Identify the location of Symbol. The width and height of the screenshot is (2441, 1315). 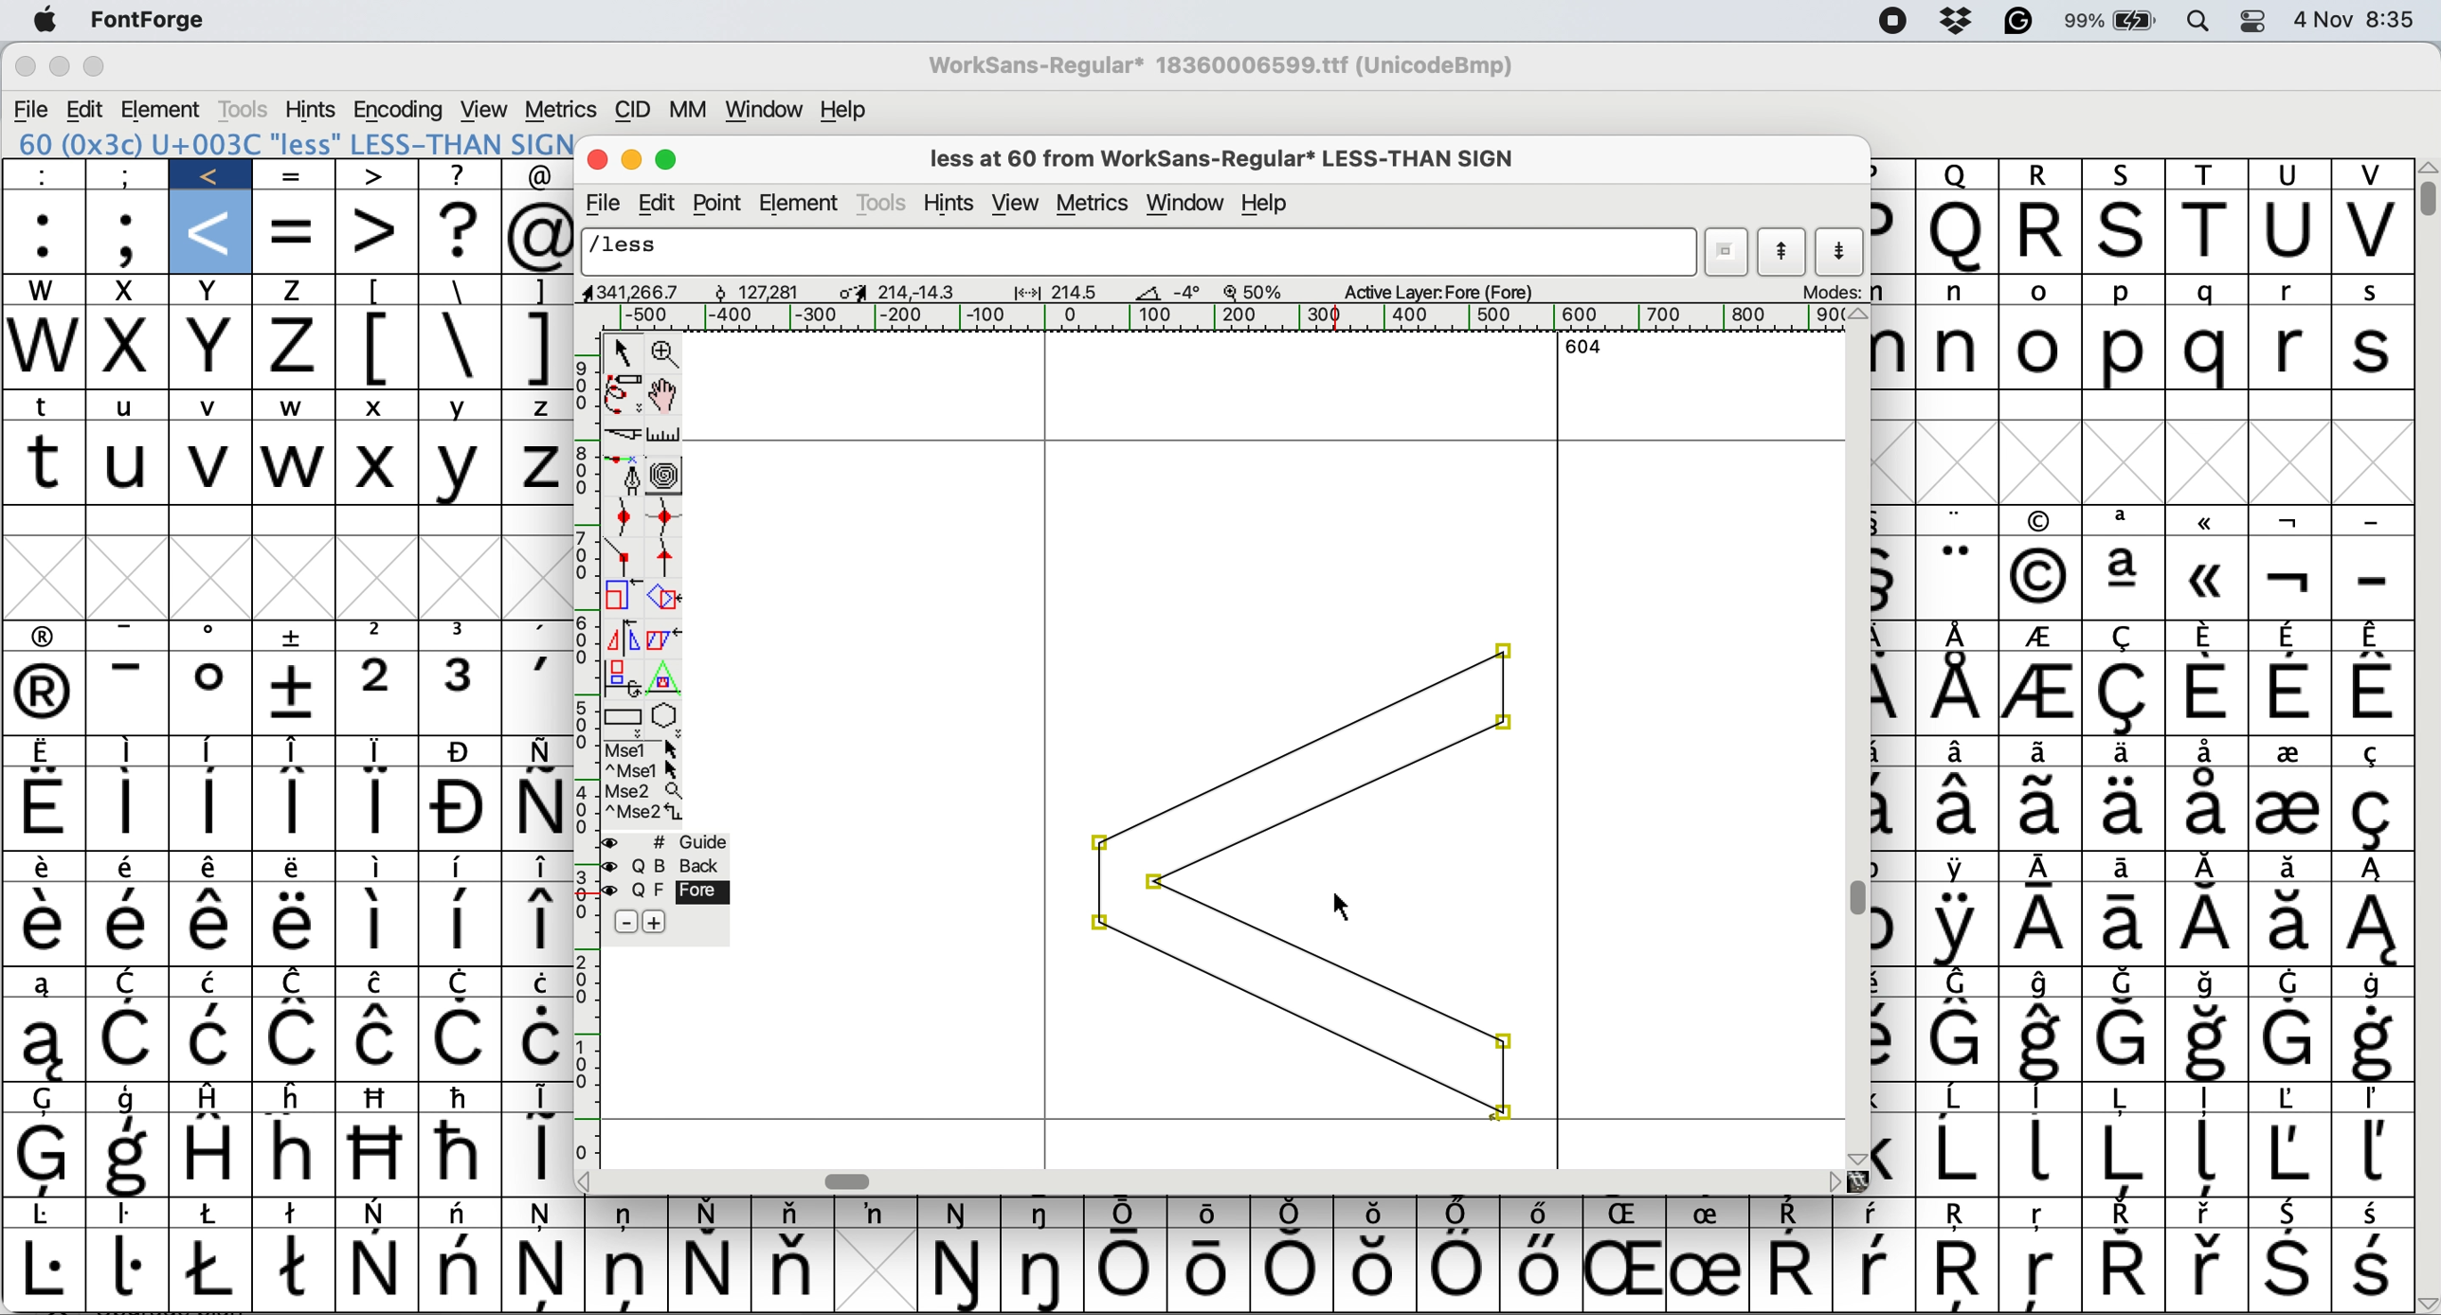
(1708, 1269).